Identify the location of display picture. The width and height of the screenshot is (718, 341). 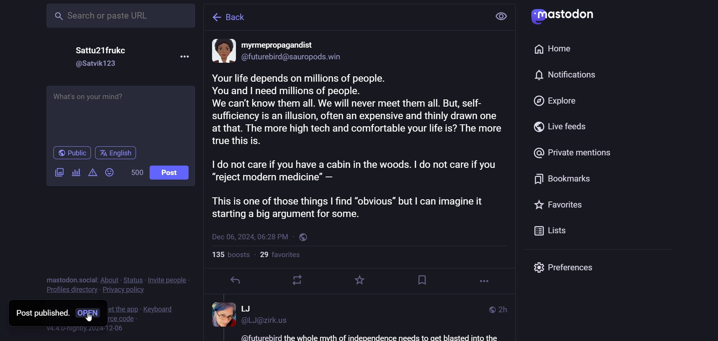
(222, 51).